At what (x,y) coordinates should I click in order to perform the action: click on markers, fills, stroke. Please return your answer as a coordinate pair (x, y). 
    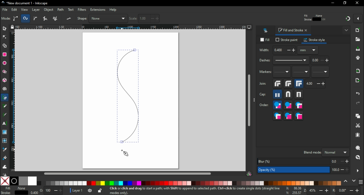
    Looking at the image, I should click on (278, 116).